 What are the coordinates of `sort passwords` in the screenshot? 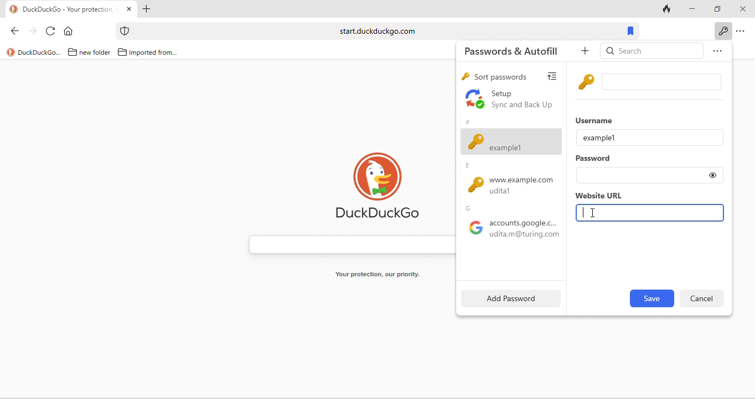 It's located at (501, 77).